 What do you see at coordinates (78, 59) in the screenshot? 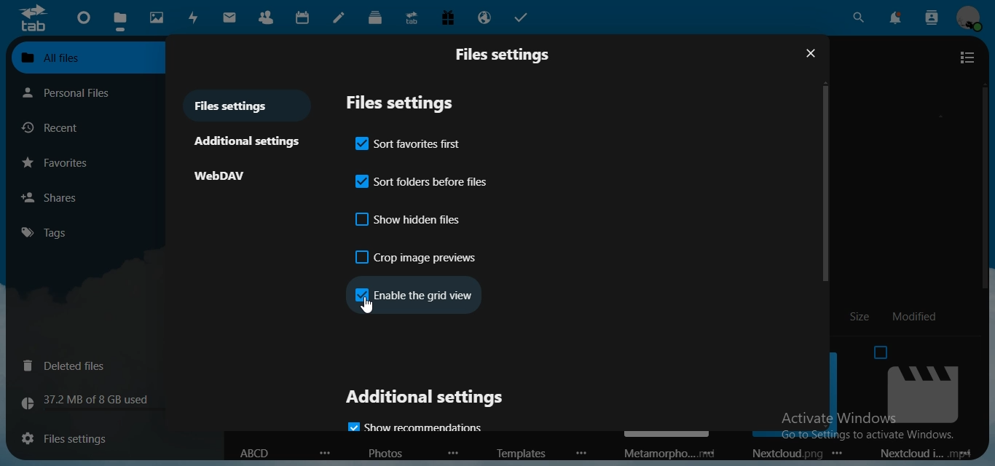
I see `all files` at bounding box center [78, 59].